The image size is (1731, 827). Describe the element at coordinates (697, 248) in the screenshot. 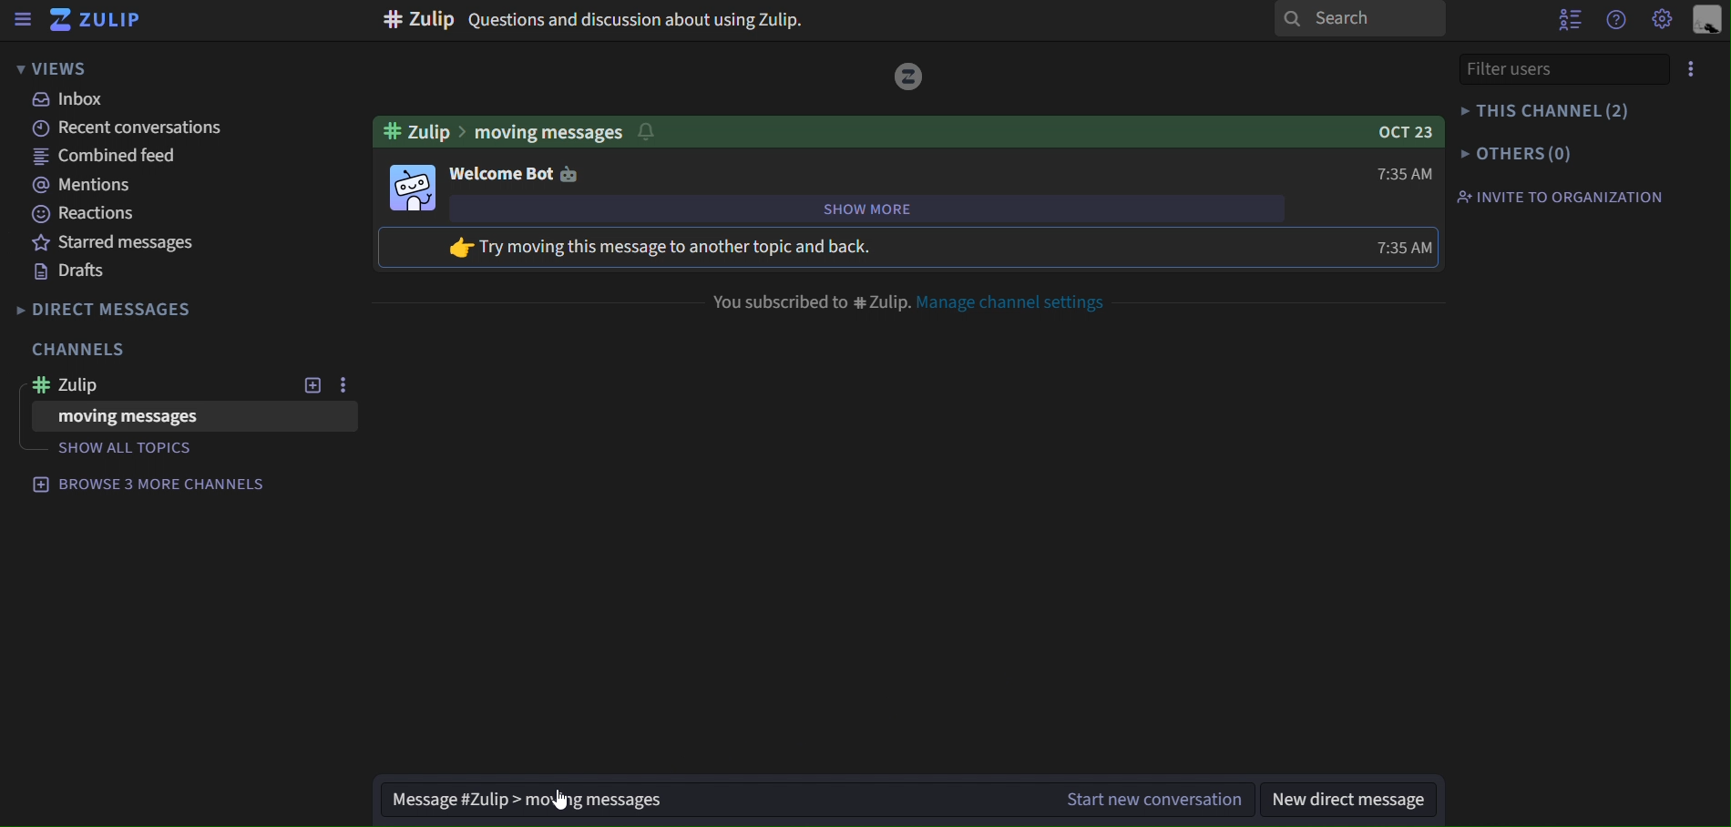

I see `try moving message to another topic and back` at that location.